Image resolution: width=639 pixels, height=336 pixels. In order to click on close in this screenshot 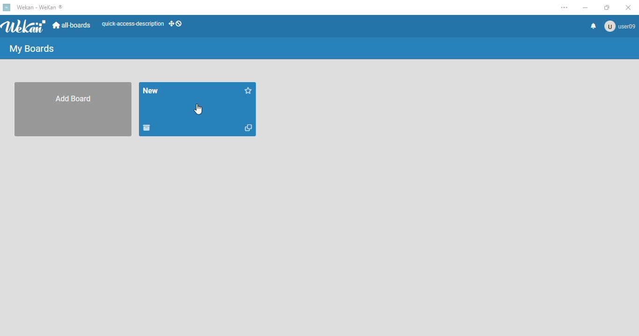, I will do `click(628, 7)`.